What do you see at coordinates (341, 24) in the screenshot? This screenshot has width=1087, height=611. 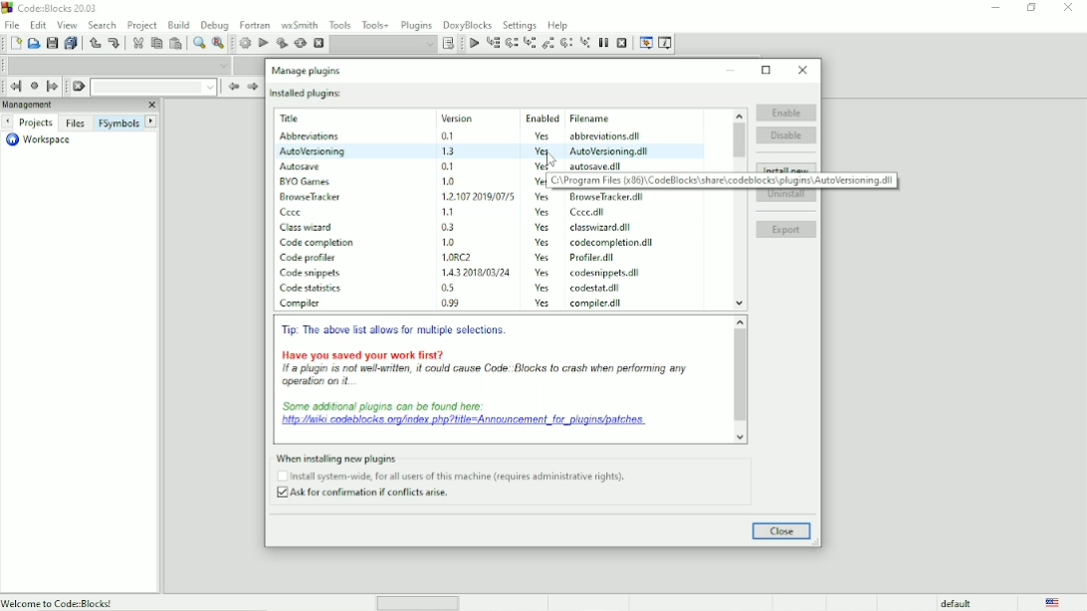 I see `Tools` at bounding box center [341, 24].